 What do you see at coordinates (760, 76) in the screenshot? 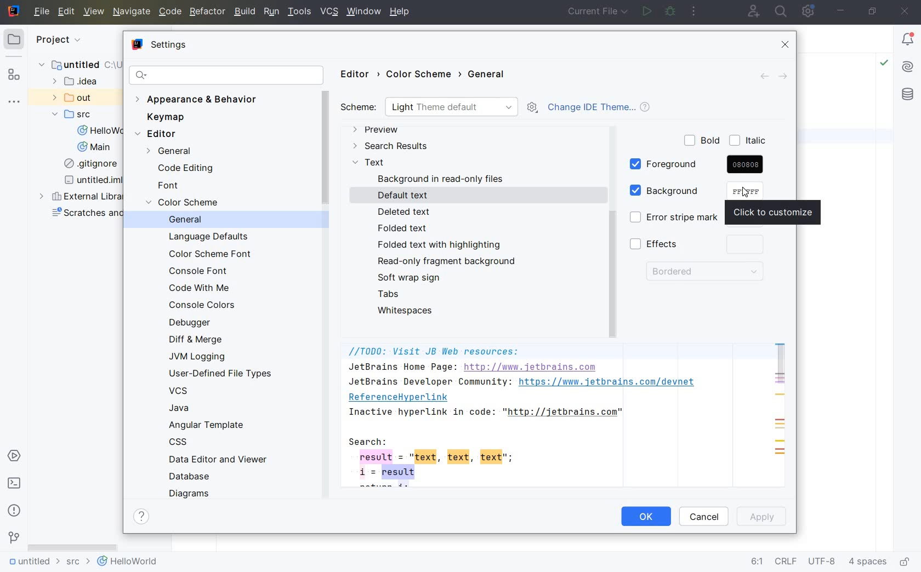
I see `BACK` at bounding box center [760, 76].